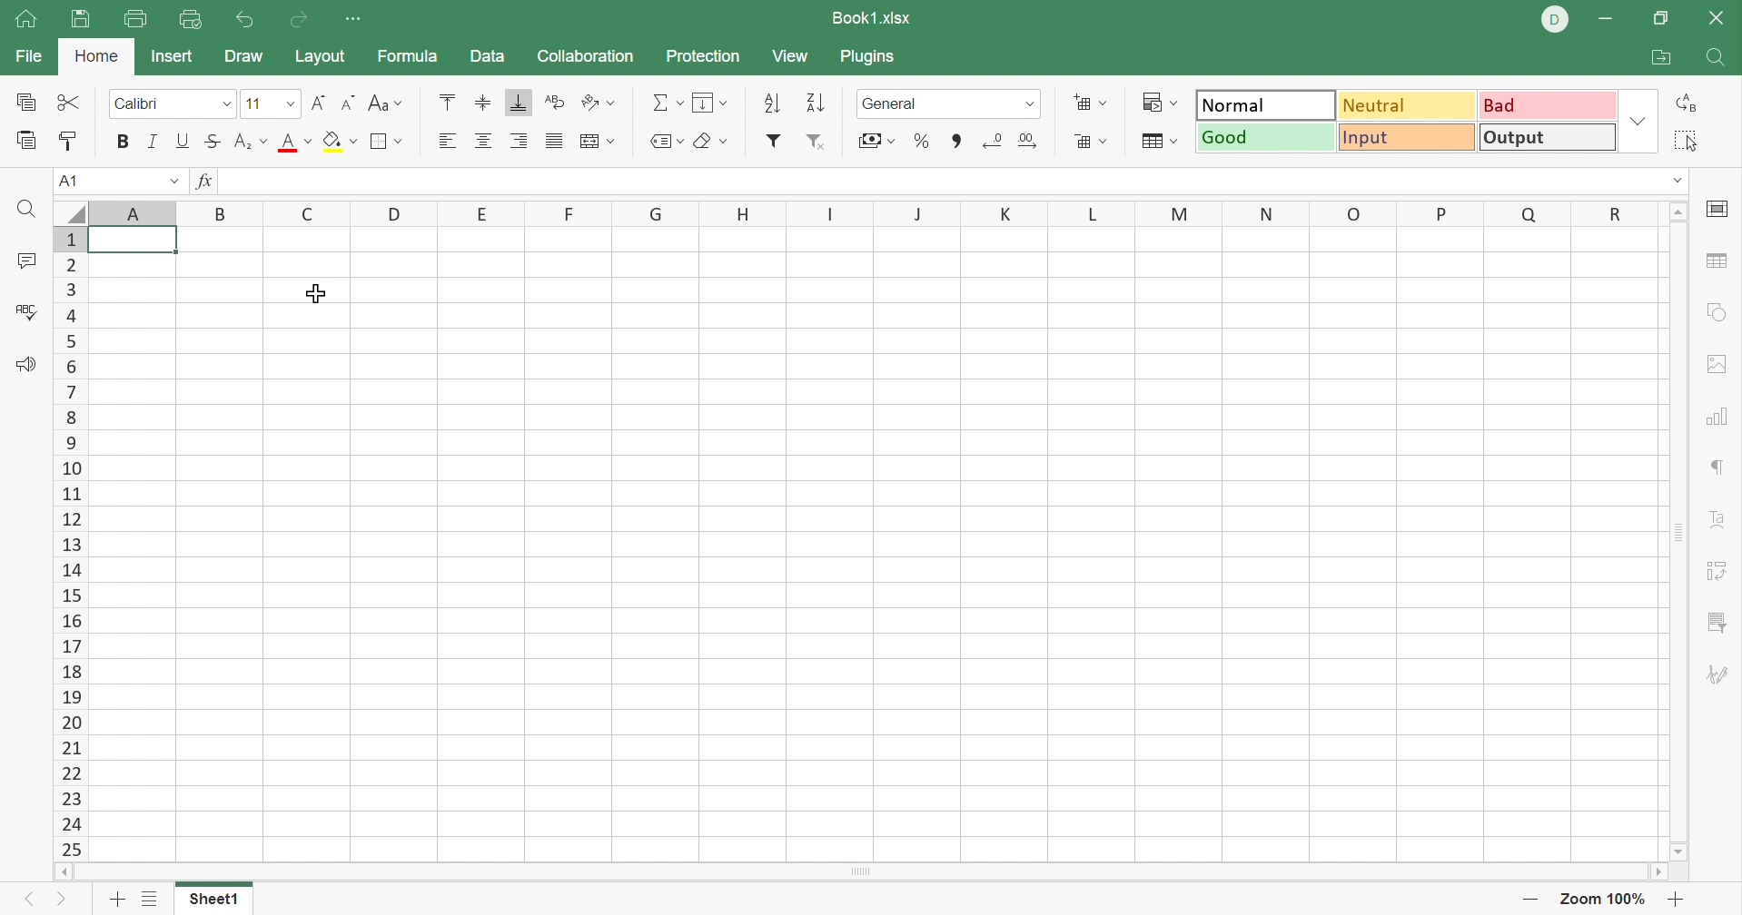  Describe the element at coordinates (1410, 108) in the screenshot. I see `Neutral` at that location.